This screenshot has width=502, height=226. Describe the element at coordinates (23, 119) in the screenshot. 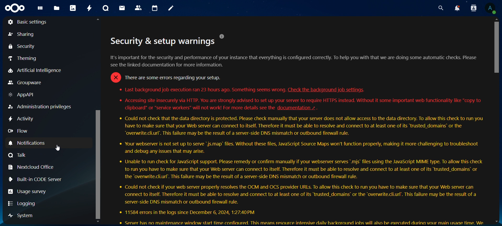

I see `activity` at that location.